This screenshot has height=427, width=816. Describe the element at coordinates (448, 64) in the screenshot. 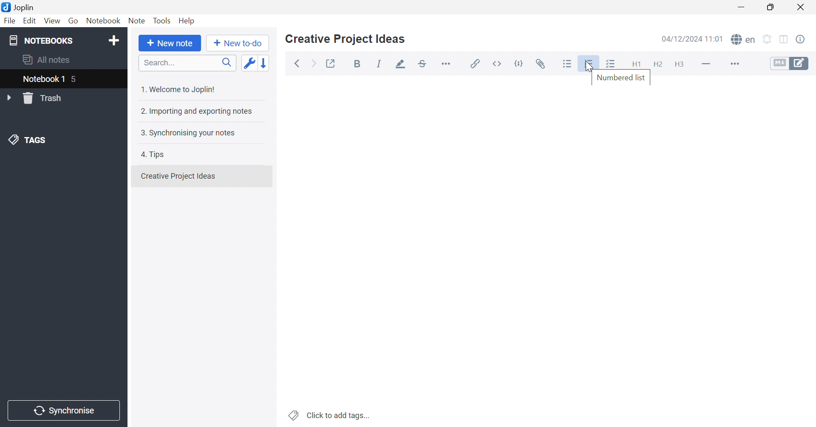

I see `Horizontal` at that location.